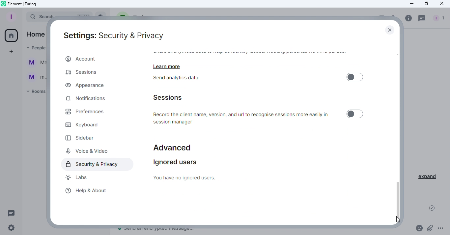  Describe the element at coordinates (354, 114) in the screenshot. I see `Toggle` at that location.